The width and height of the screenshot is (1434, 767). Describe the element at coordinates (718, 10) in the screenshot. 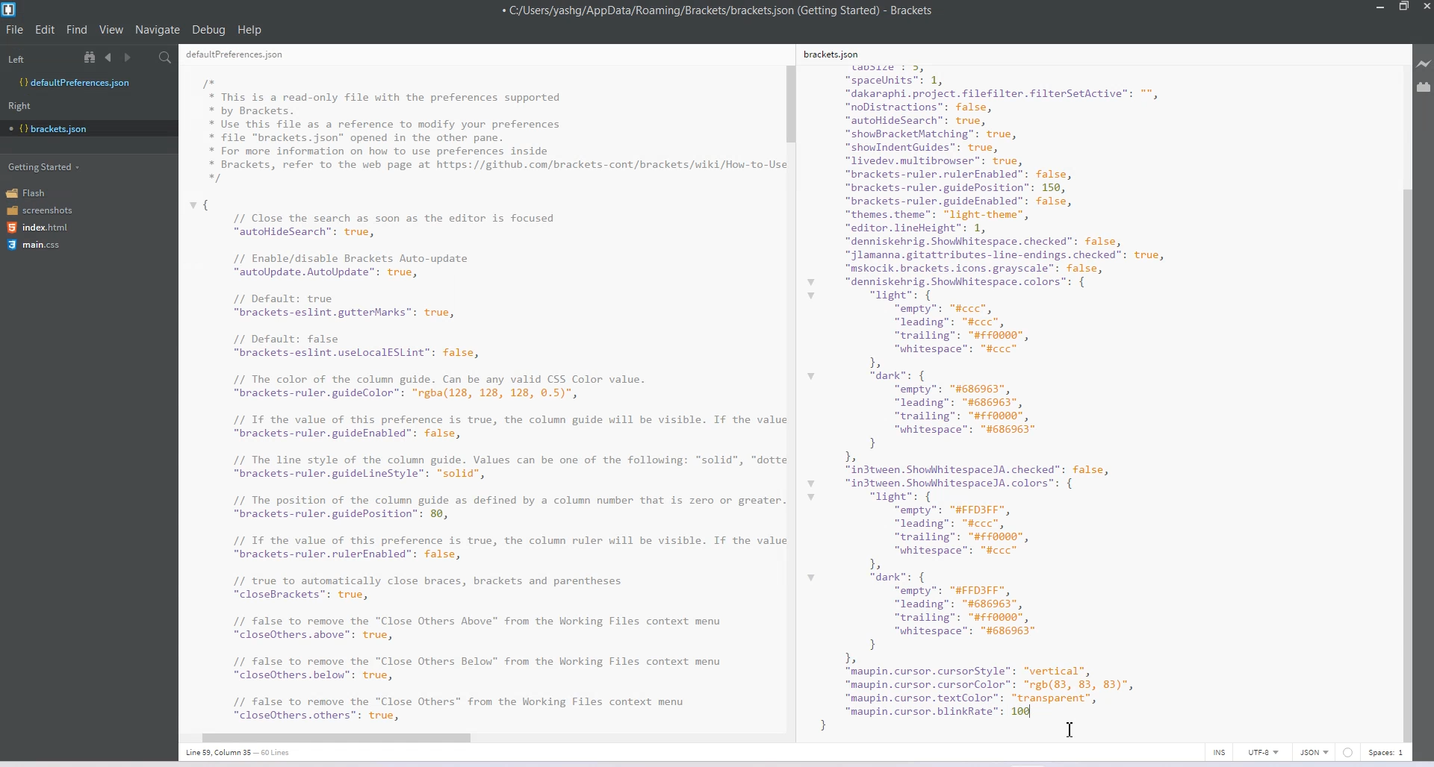

I see `C:/Users/yashg/AppData/Roaming/Brackets/brackets json (Getting Started) - Brackets` at that location.